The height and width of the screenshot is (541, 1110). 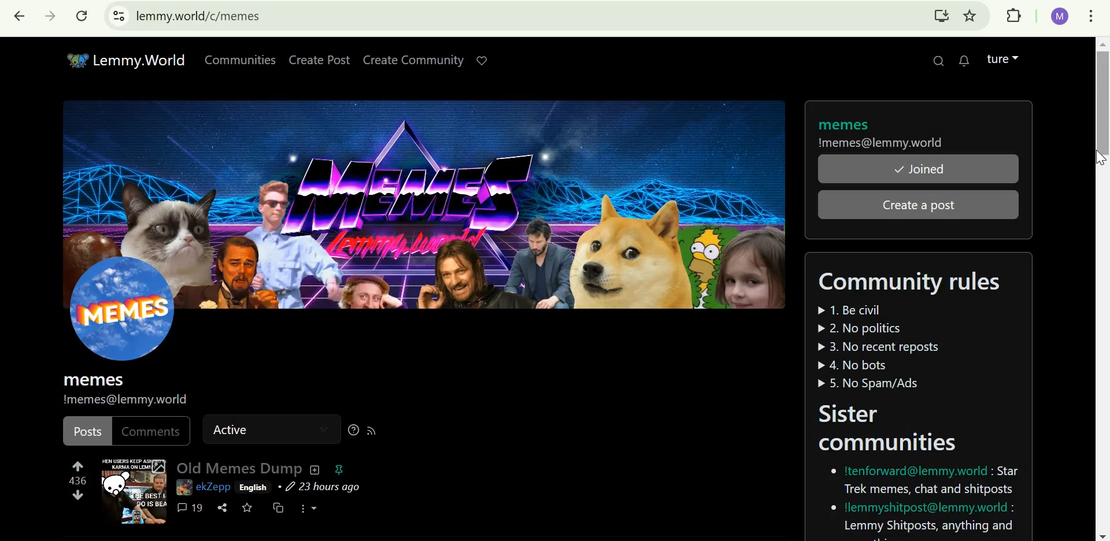 What do you see at coordinates (79, 464) in the screenshot?
I see `upvote` at bounding box center [79, 464].